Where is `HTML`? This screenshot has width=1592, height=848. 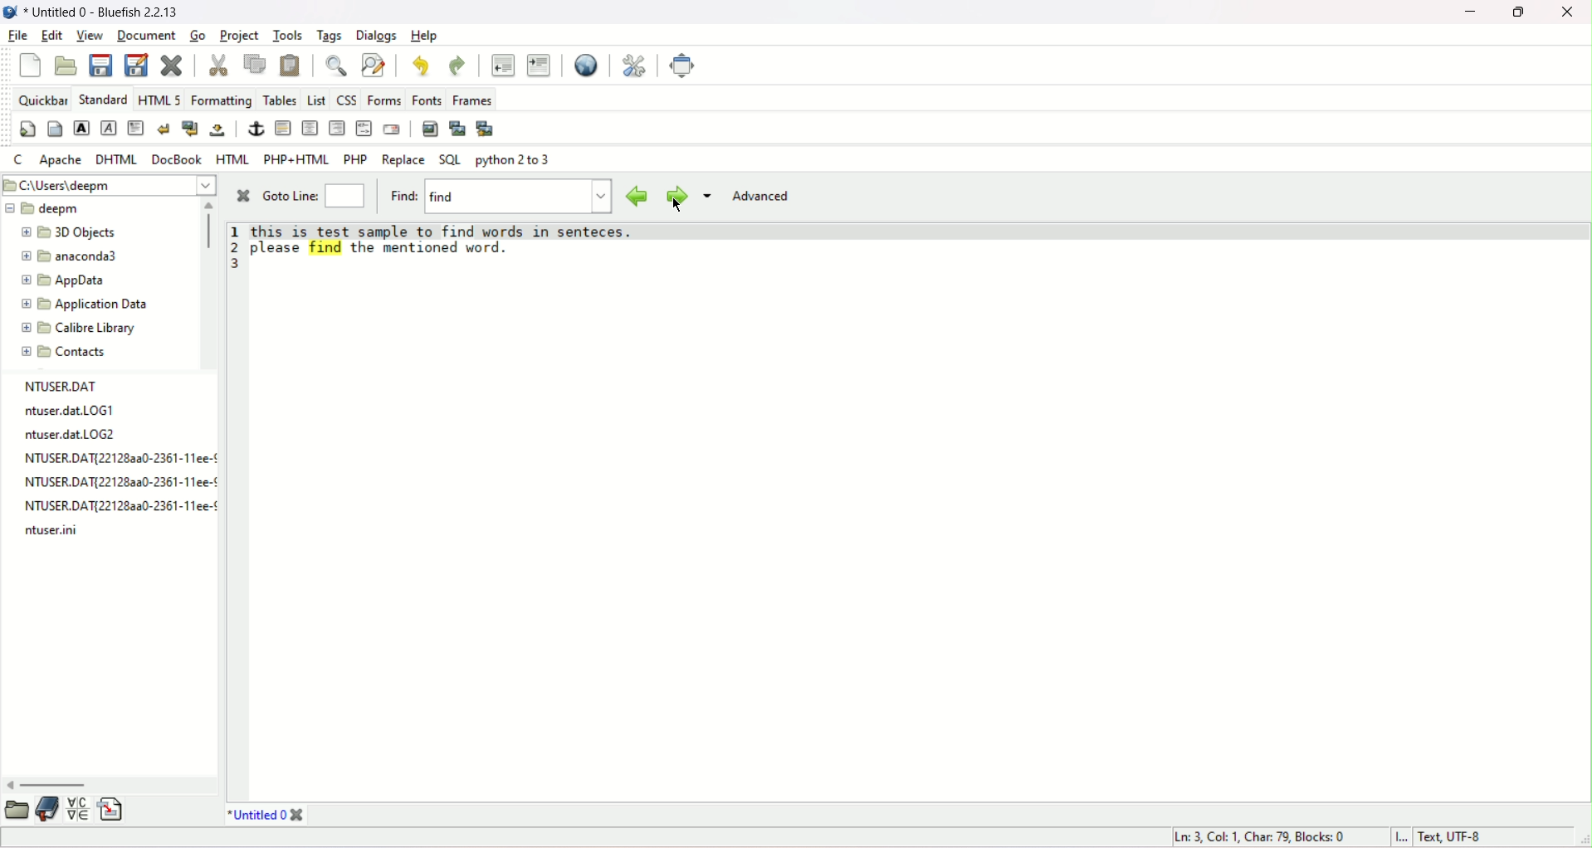 HTML is located at coordinates (232, 158).